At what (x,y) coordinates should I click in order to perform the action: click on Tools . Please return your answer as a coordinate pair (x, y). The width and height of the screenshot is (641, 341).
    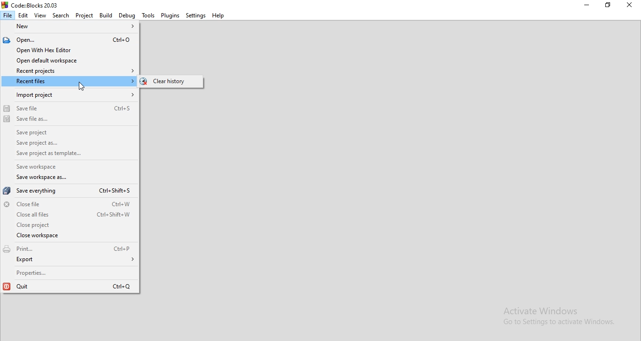
    Looking at the image, I should click on (147, 15).